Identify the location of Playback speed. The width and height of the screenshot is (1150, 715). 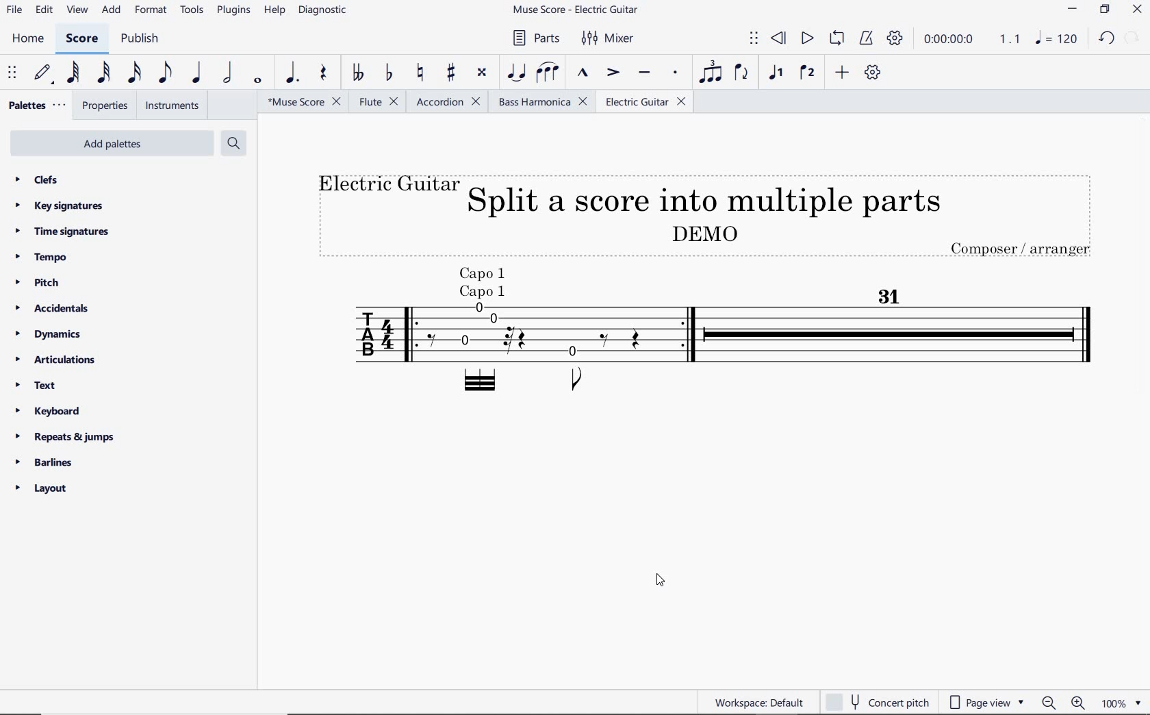
(1011, 38).